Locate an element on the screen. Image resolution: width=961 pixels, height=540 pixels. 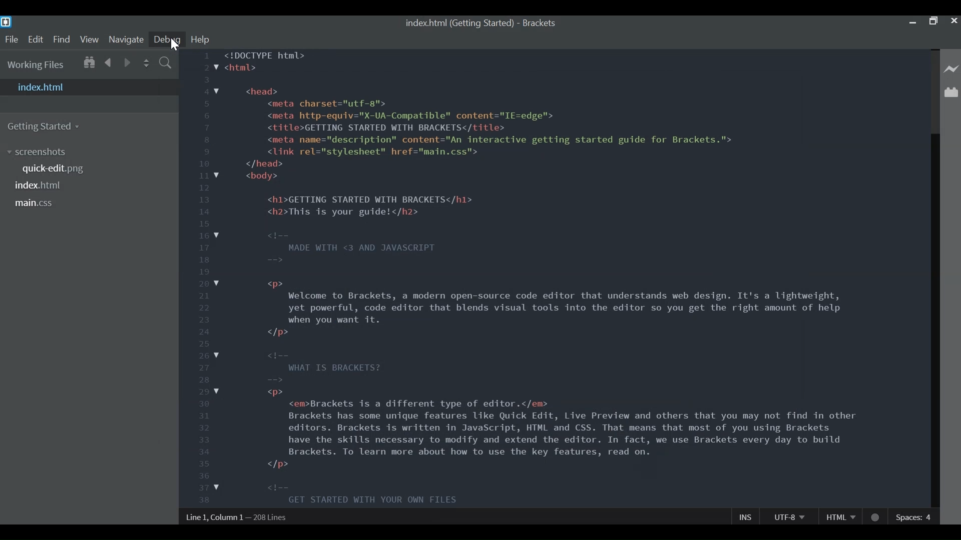
UTF-8 is located at coordinates (787, 516).